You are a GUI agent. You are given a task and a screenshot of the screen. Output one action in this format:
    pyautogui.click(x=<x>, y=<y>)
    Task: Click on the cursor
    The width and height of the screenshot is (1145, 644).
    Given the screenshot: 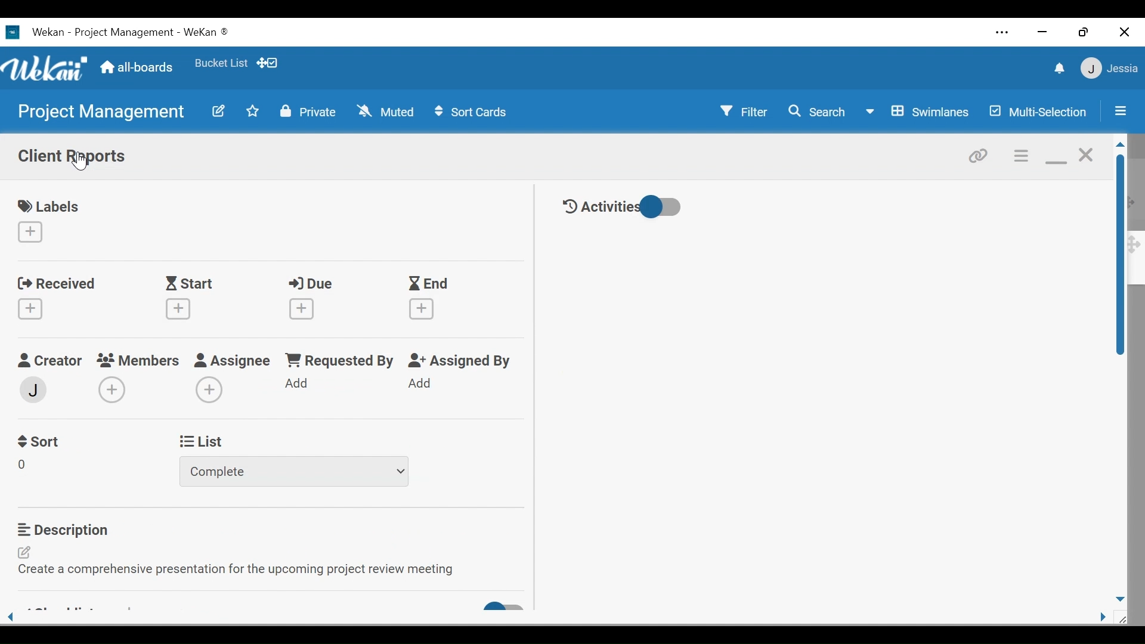 What is the action you would take?
    pyautogui.click(x=83, y=165)
    